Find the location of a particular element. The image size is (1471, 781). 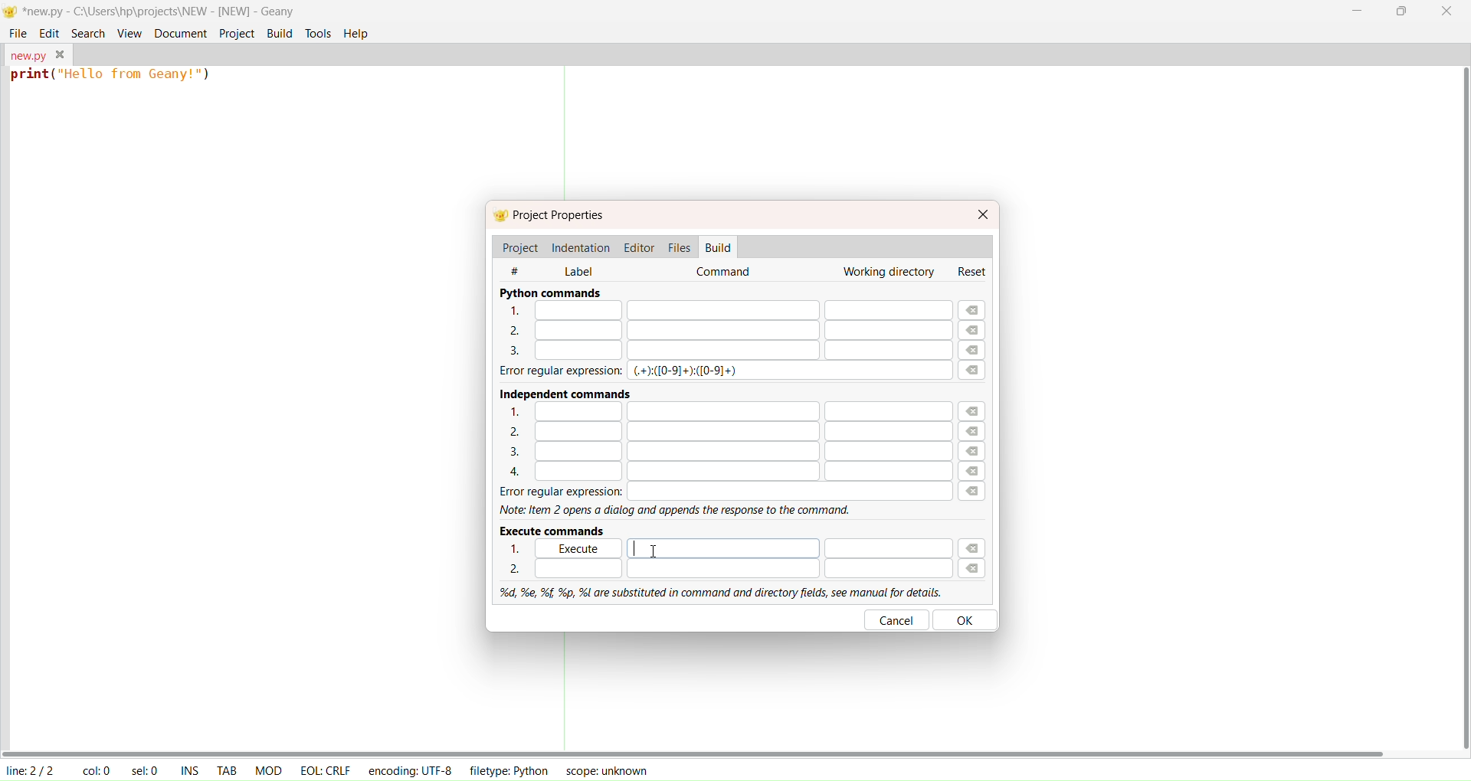

1. is located at coordinates (520, 550).